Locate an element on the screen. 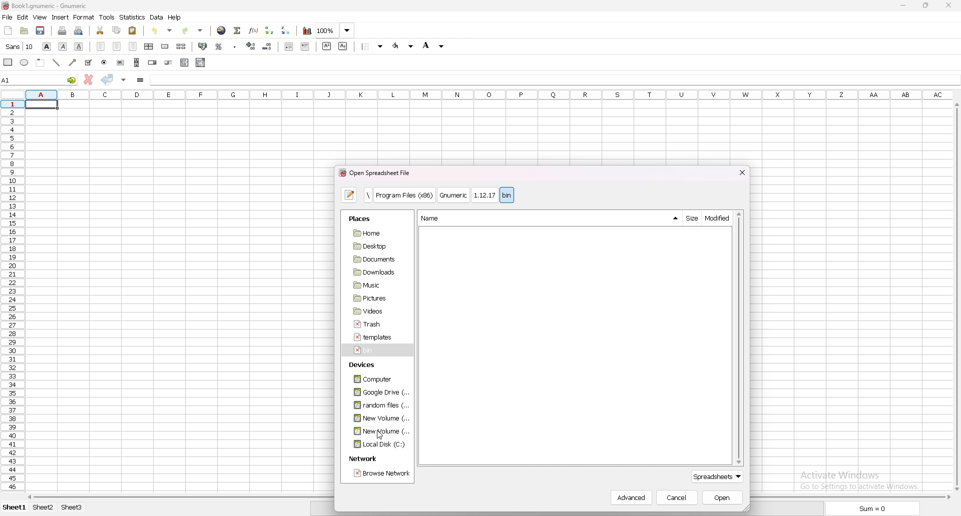 This screenshot has height=516, width=961. subscript is located at coordinates (342, 45).